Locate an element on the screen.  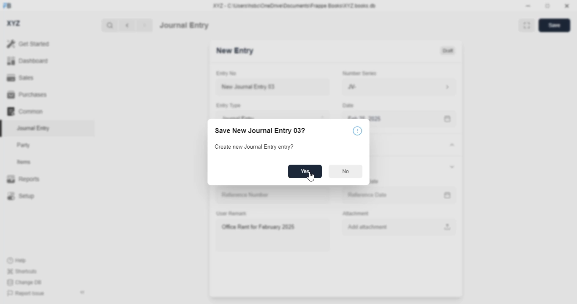
user remark is located at coordinates (231, 213).